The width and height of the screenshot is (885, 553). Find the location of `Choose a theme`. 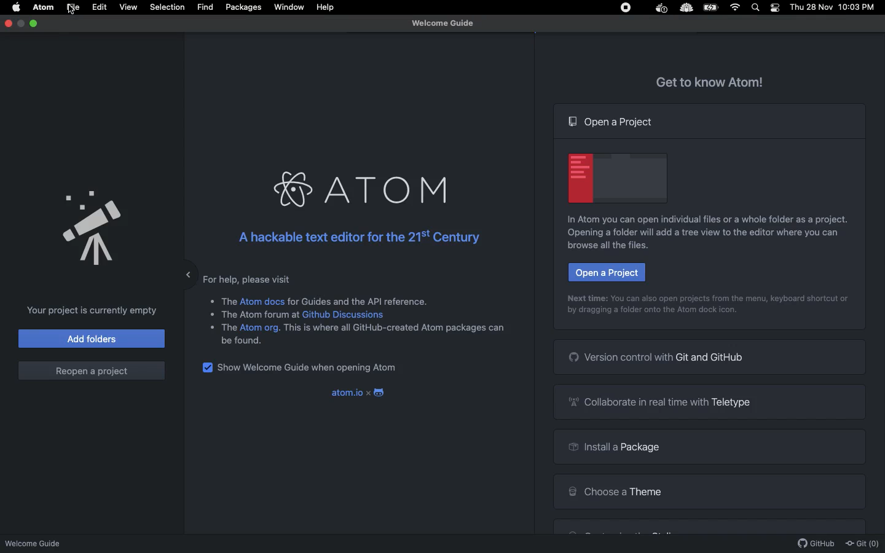

Choose a theme is located at coordinates (615, 490).